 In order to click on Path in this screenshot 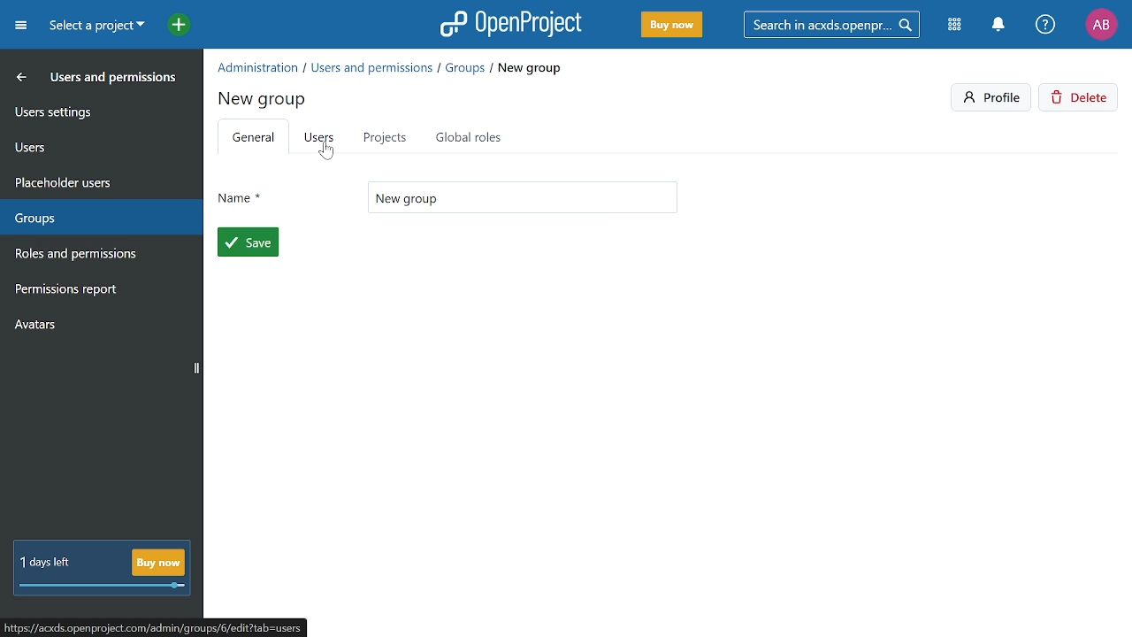, I will do `click(391, 66)`.